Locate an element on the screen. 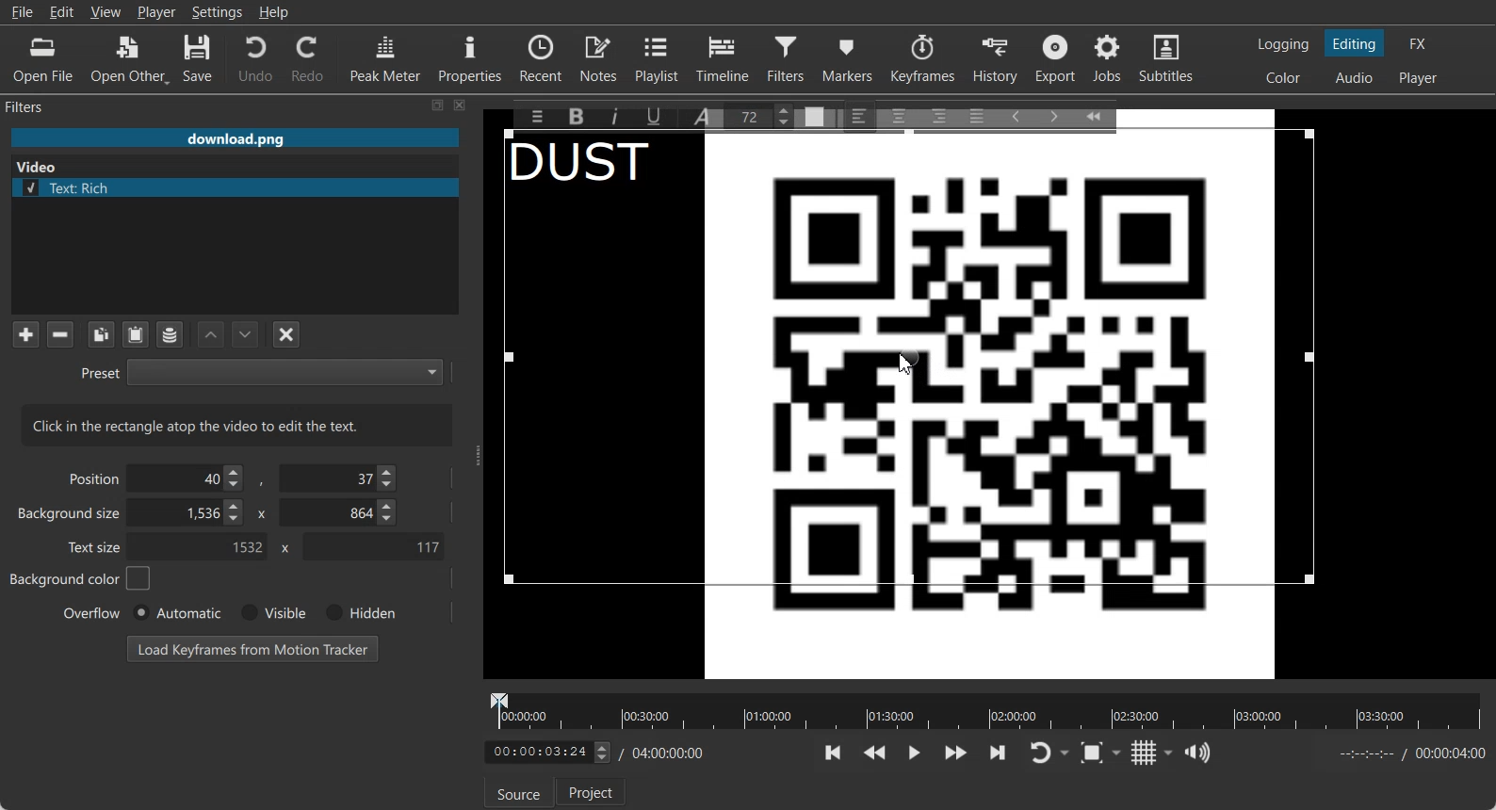 The width and height of the screenshot is (1496, 810). Peak Meter is located at coordinates (386, 57).